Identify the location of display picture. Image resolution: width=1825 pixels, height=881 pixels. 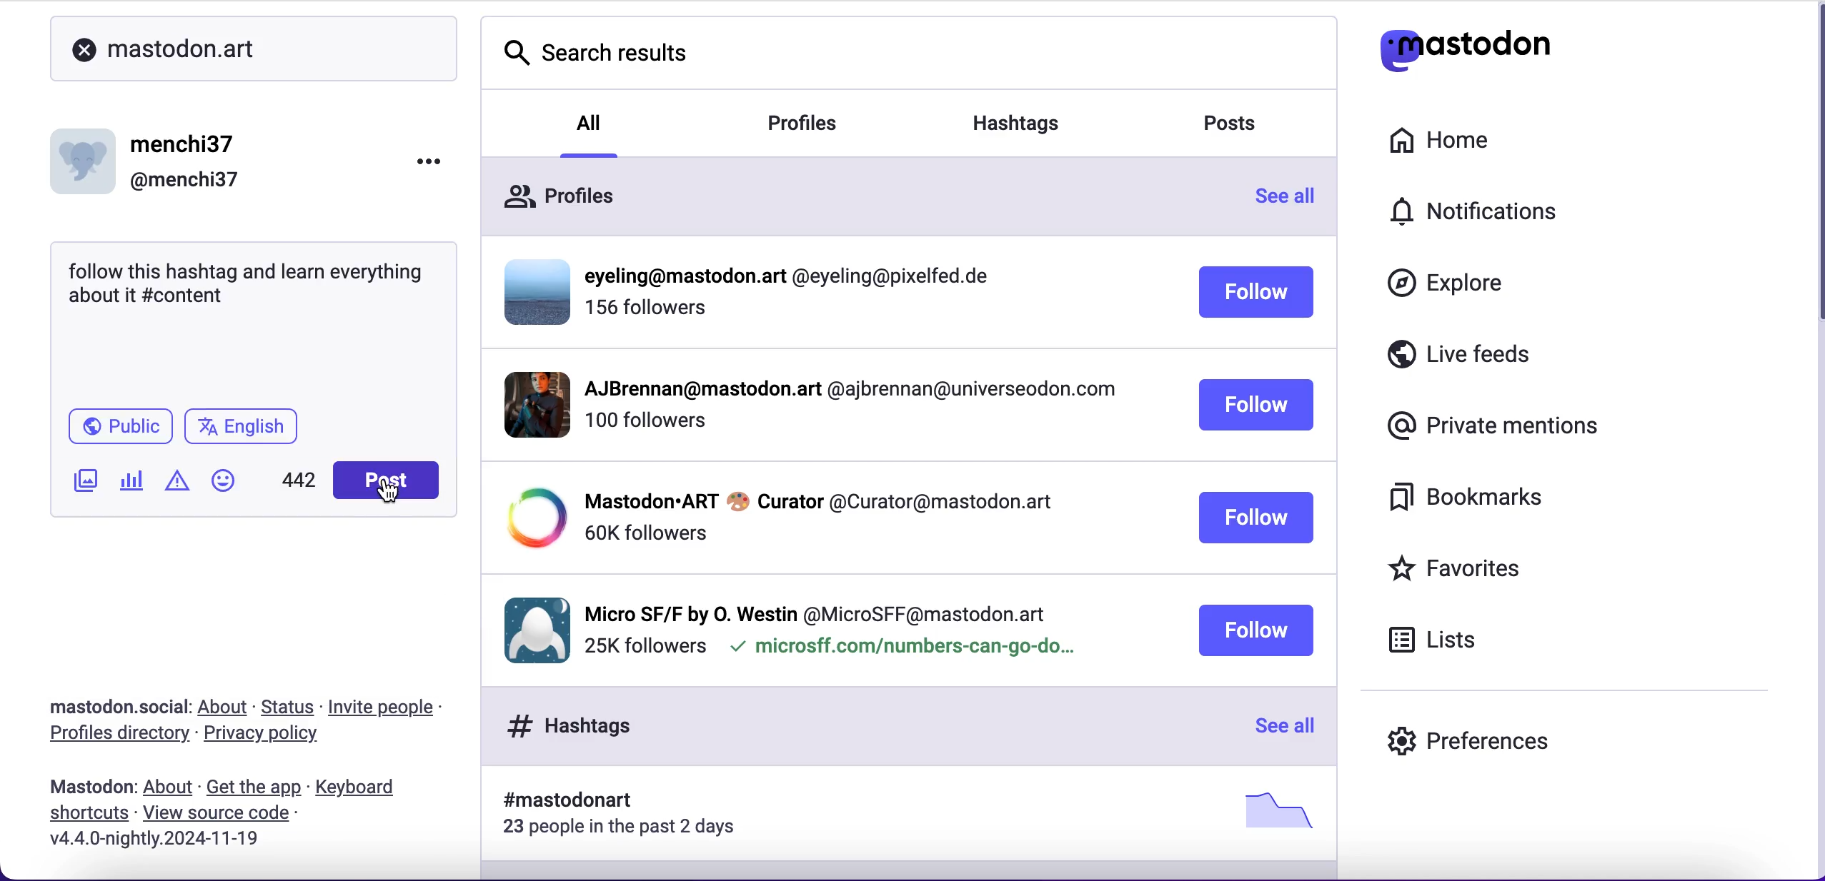
(532, 290).